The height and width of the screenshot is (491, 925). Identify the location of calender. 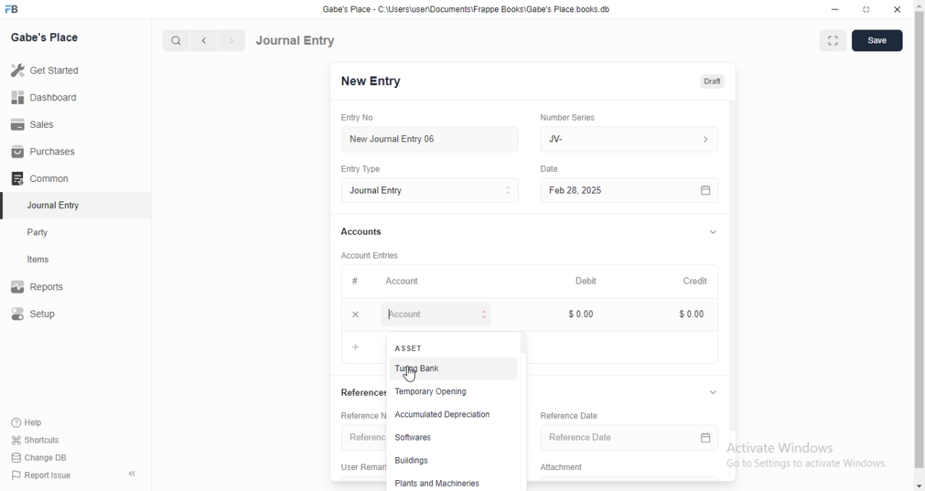
(711, 190).